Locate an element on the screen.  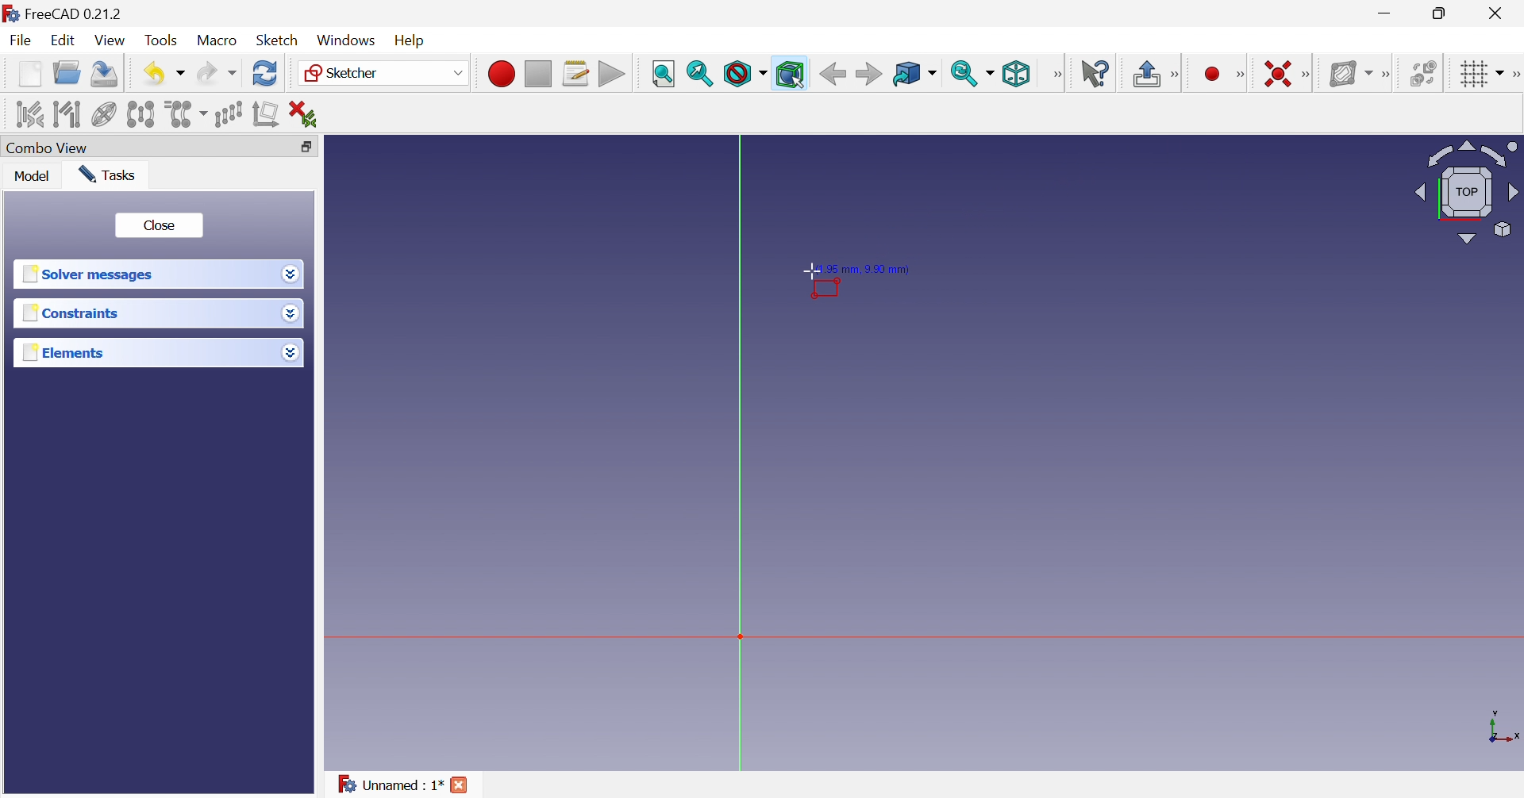
Leave sketch is located at coordinates (1147, 75).